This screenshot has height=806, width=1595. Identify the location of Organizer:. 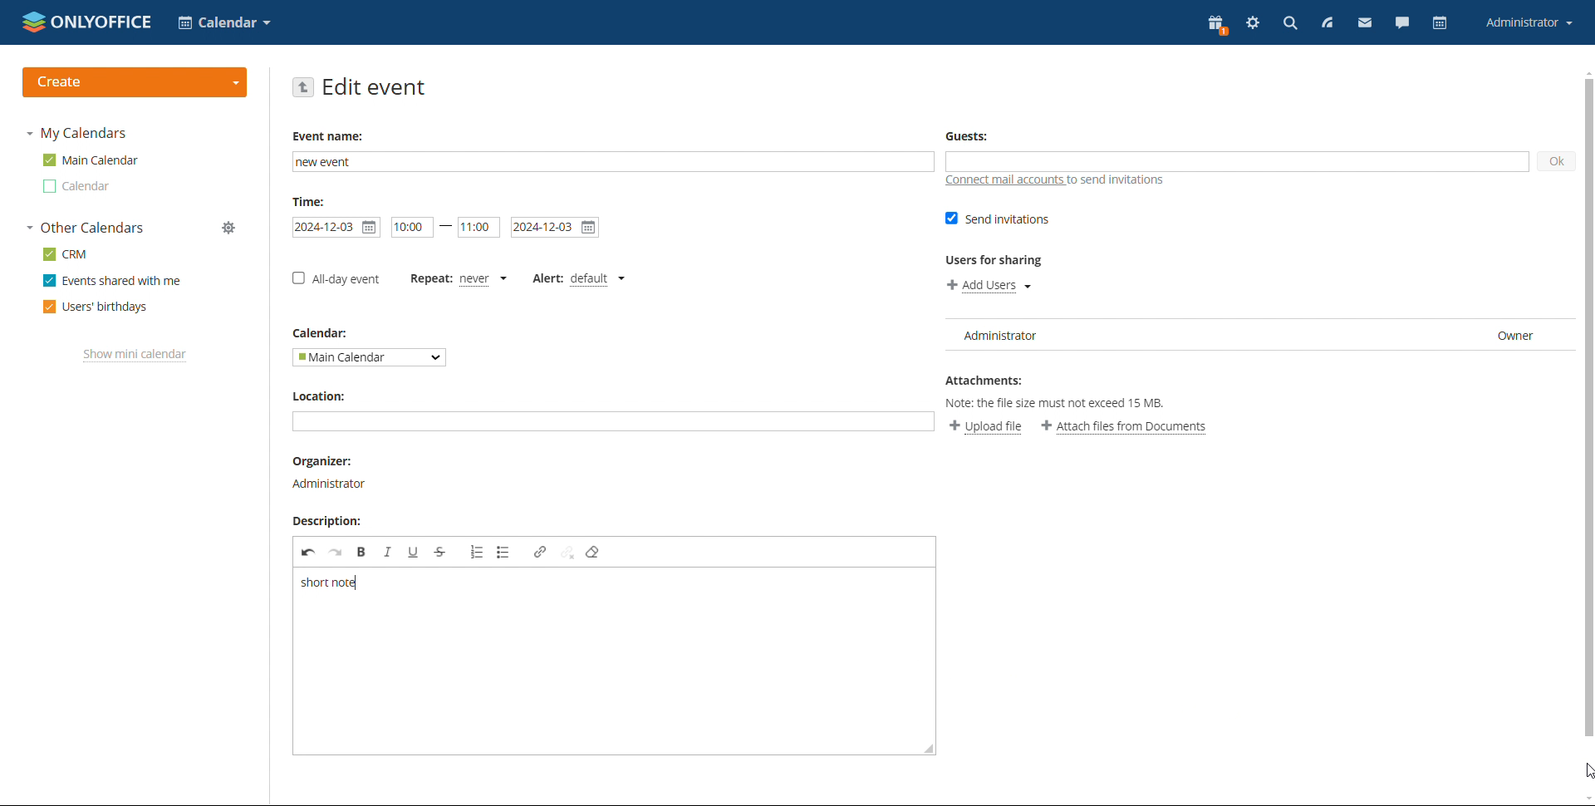
(319, 460).